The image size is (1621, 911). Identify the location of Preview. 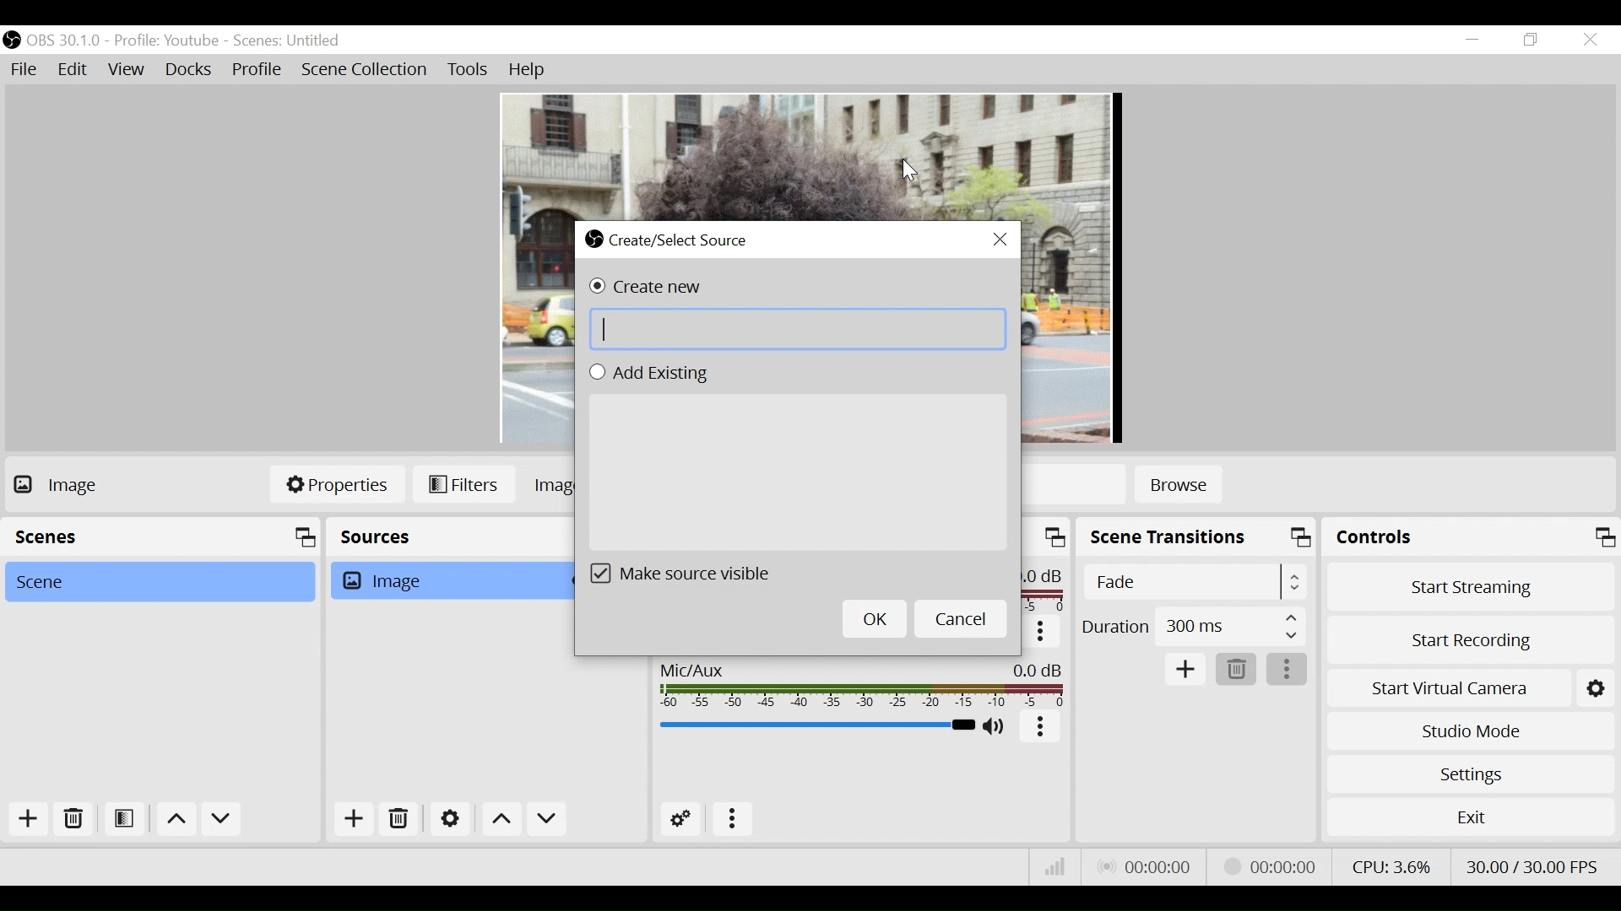
(808, 147).